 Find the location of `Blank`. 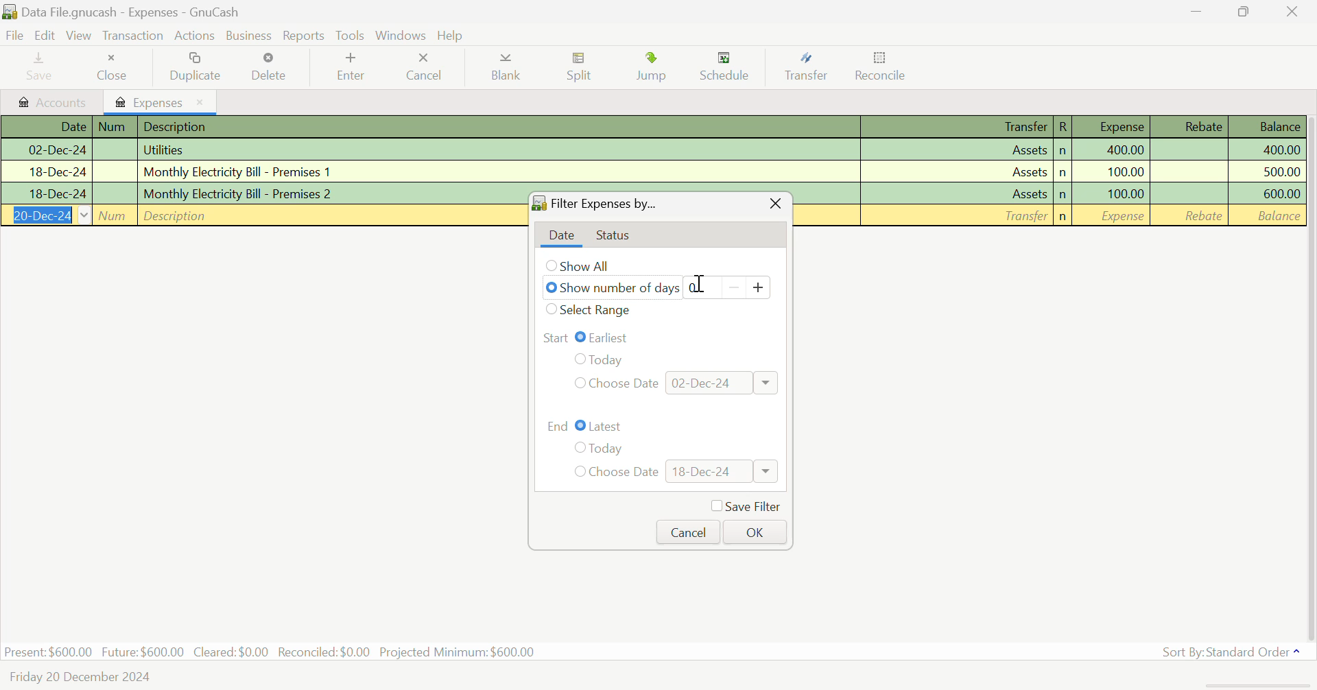

Blank is located at coordinates (506, 69).